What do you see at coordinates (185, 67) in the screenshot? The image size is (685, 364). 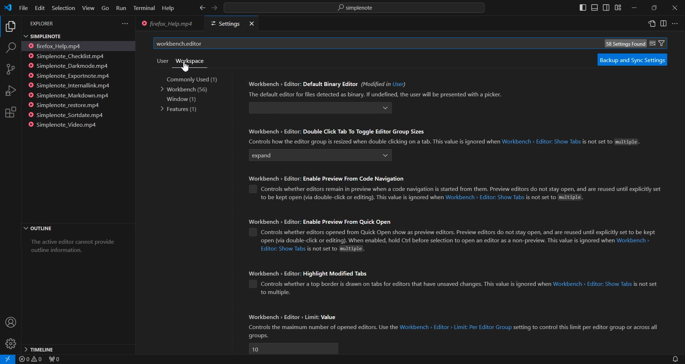 I see `Cursor` at bounding box center [185, 67].